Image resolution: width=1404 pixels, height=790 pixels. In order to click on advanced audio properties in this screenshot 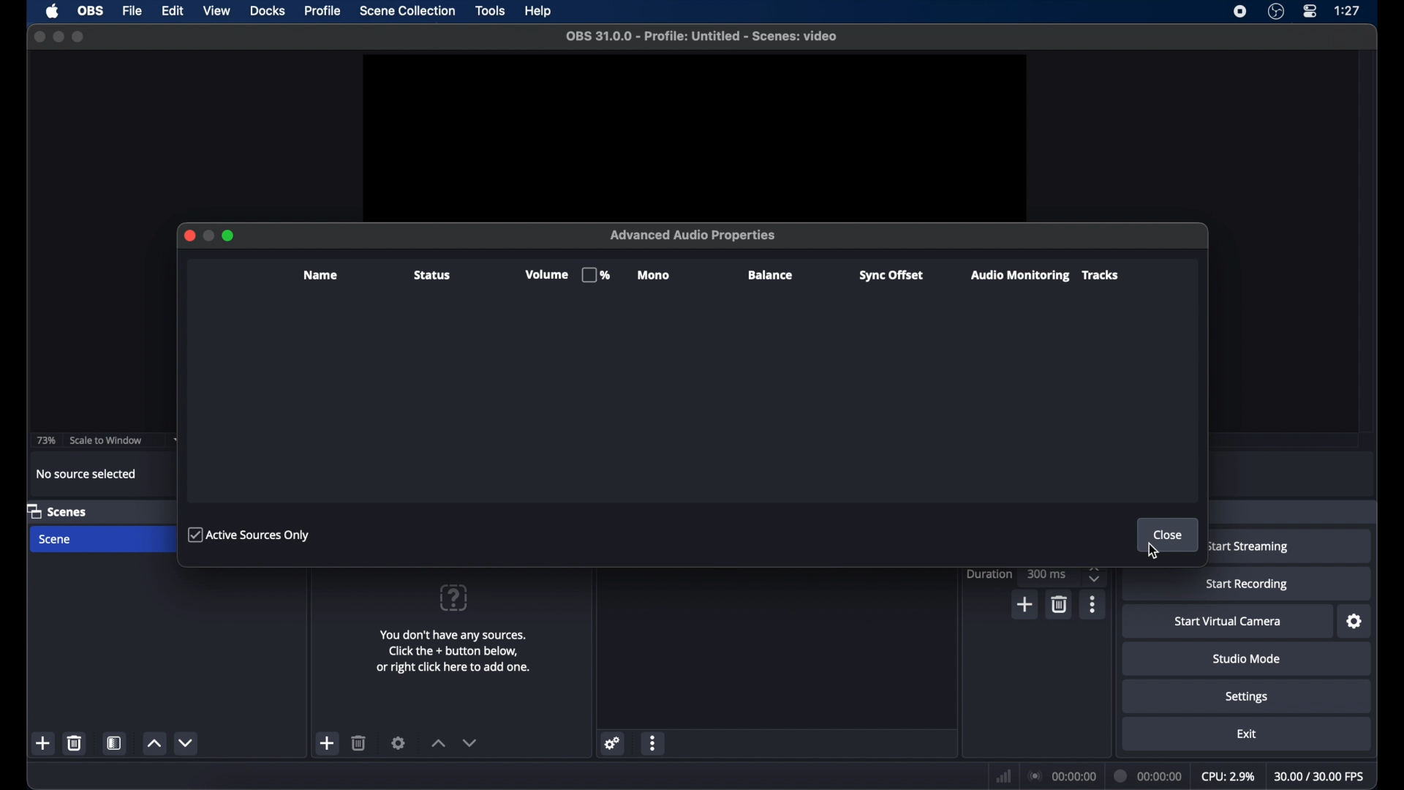, I will do `click(686, 768)`.